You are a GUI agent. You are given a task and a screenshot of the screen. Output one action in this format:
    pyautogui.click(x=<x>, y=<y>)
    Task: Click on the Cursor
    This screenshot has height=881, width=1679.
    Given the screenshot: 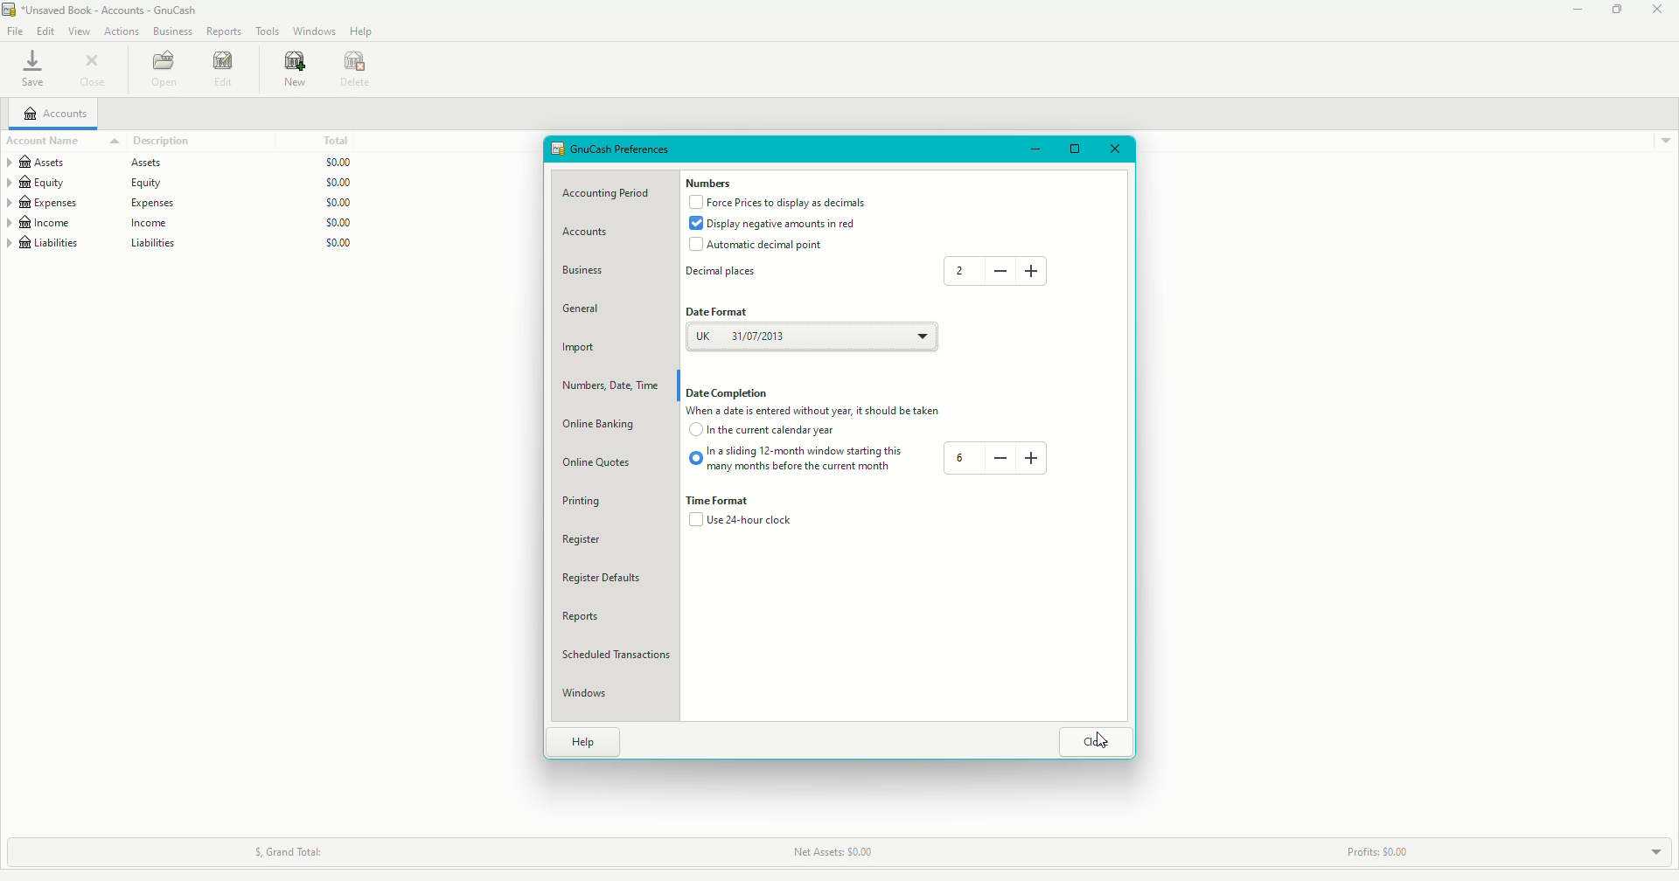 What is the action you would take?
    pyautogui.click(x=1108, y=741)
    